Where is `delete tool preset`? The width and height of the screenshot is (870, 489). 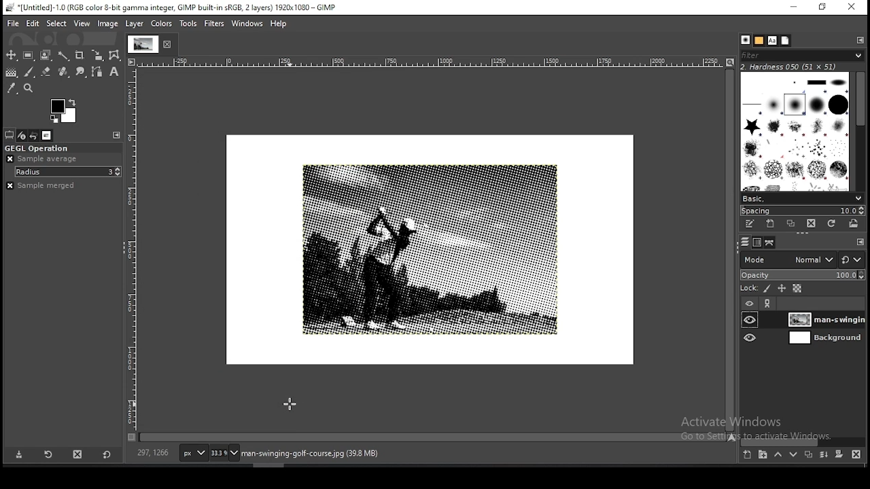 delete tool preset is located at coordinates (77, 454).